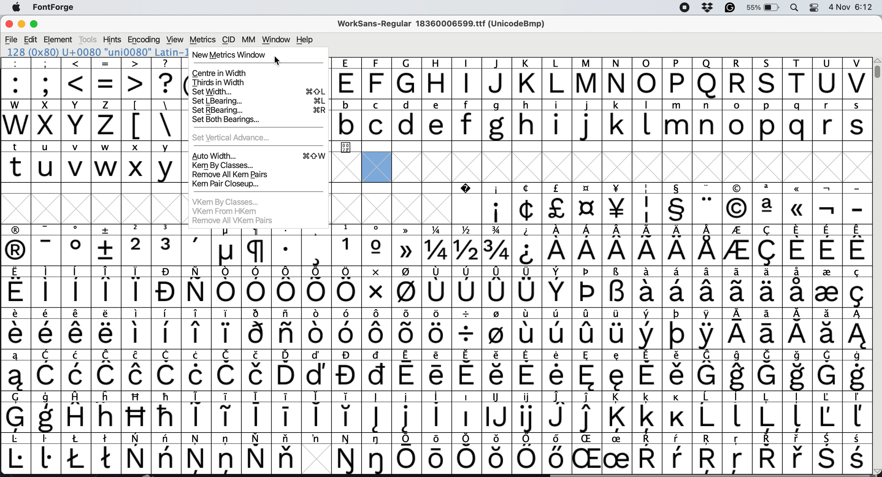  What do you see at coordinates (229, 174) in the screenshot?
I see `remove all kern pairs` at bounding box center [229, 174].